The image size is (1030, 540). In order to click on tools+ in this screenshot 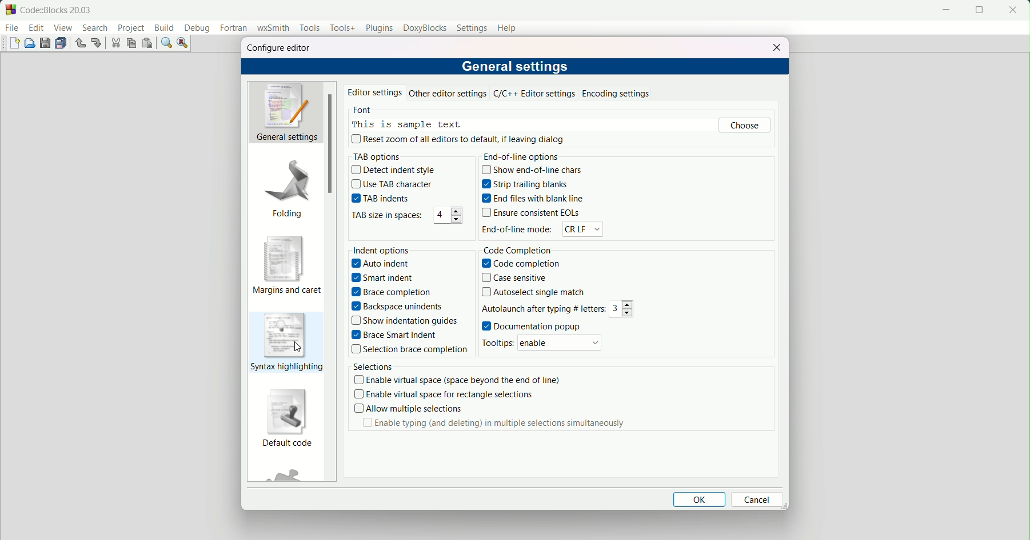, I will do `click(341, 29)`.